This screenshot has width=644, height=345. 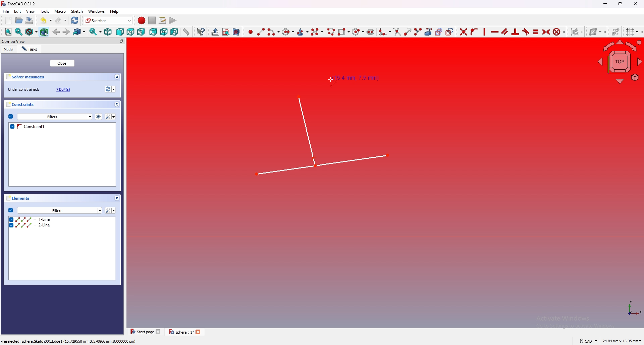 I want to click on Create regular polygon, so click(x=357, y=32).